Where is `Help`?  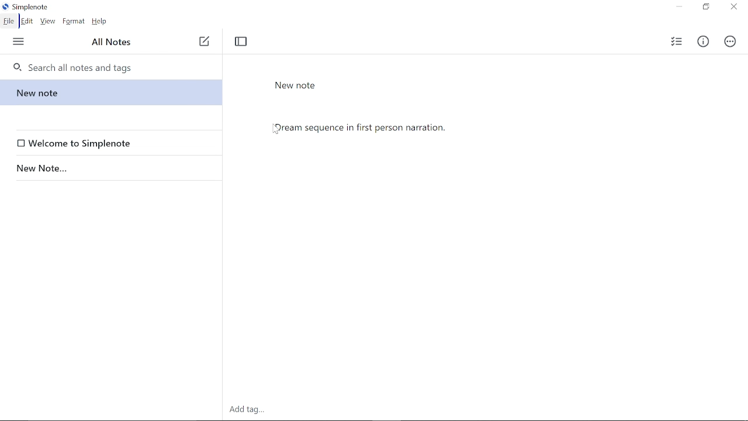
Help is located at coordinates (100, 21).